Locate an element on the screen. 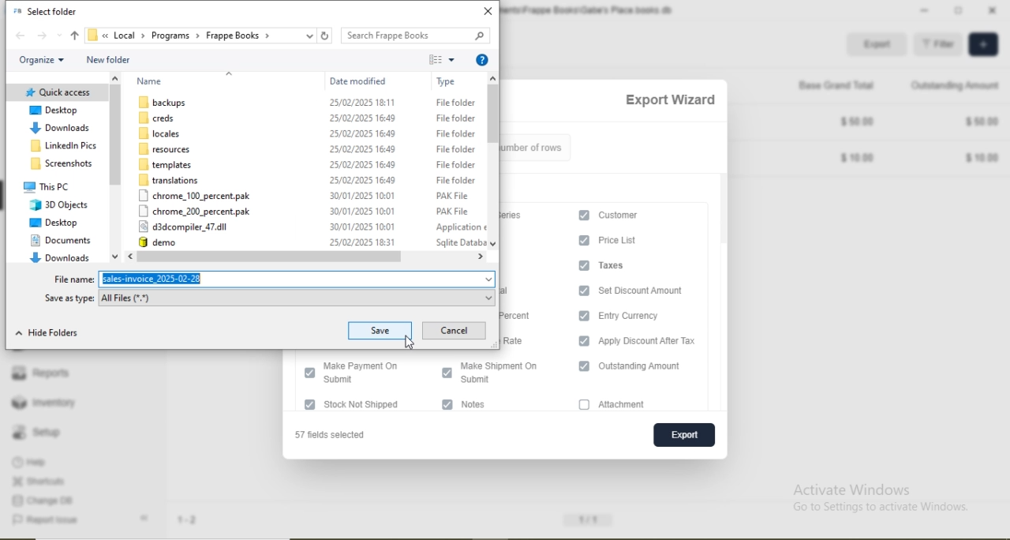 The height and width of the screenshot is (540, 1010).  is located at coordinates (163, 133).